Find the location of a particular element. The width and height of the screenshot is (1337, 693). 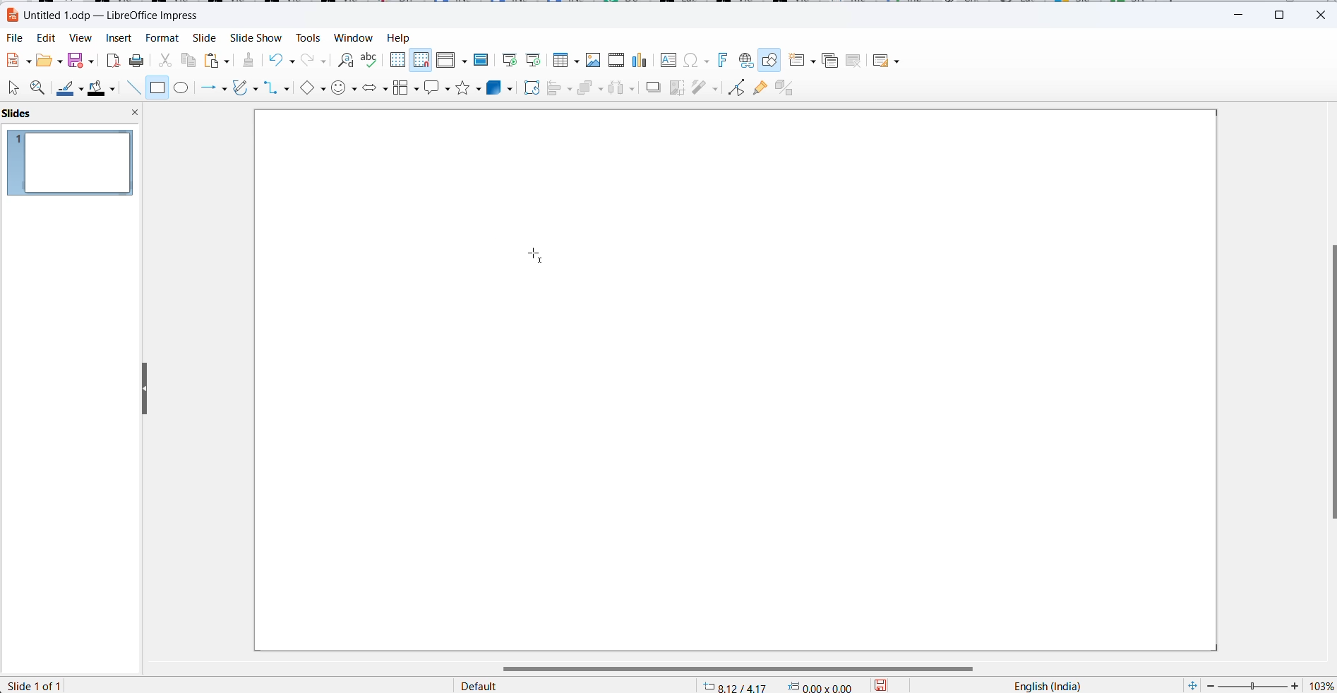

filters is located at coordinates (705, 87).